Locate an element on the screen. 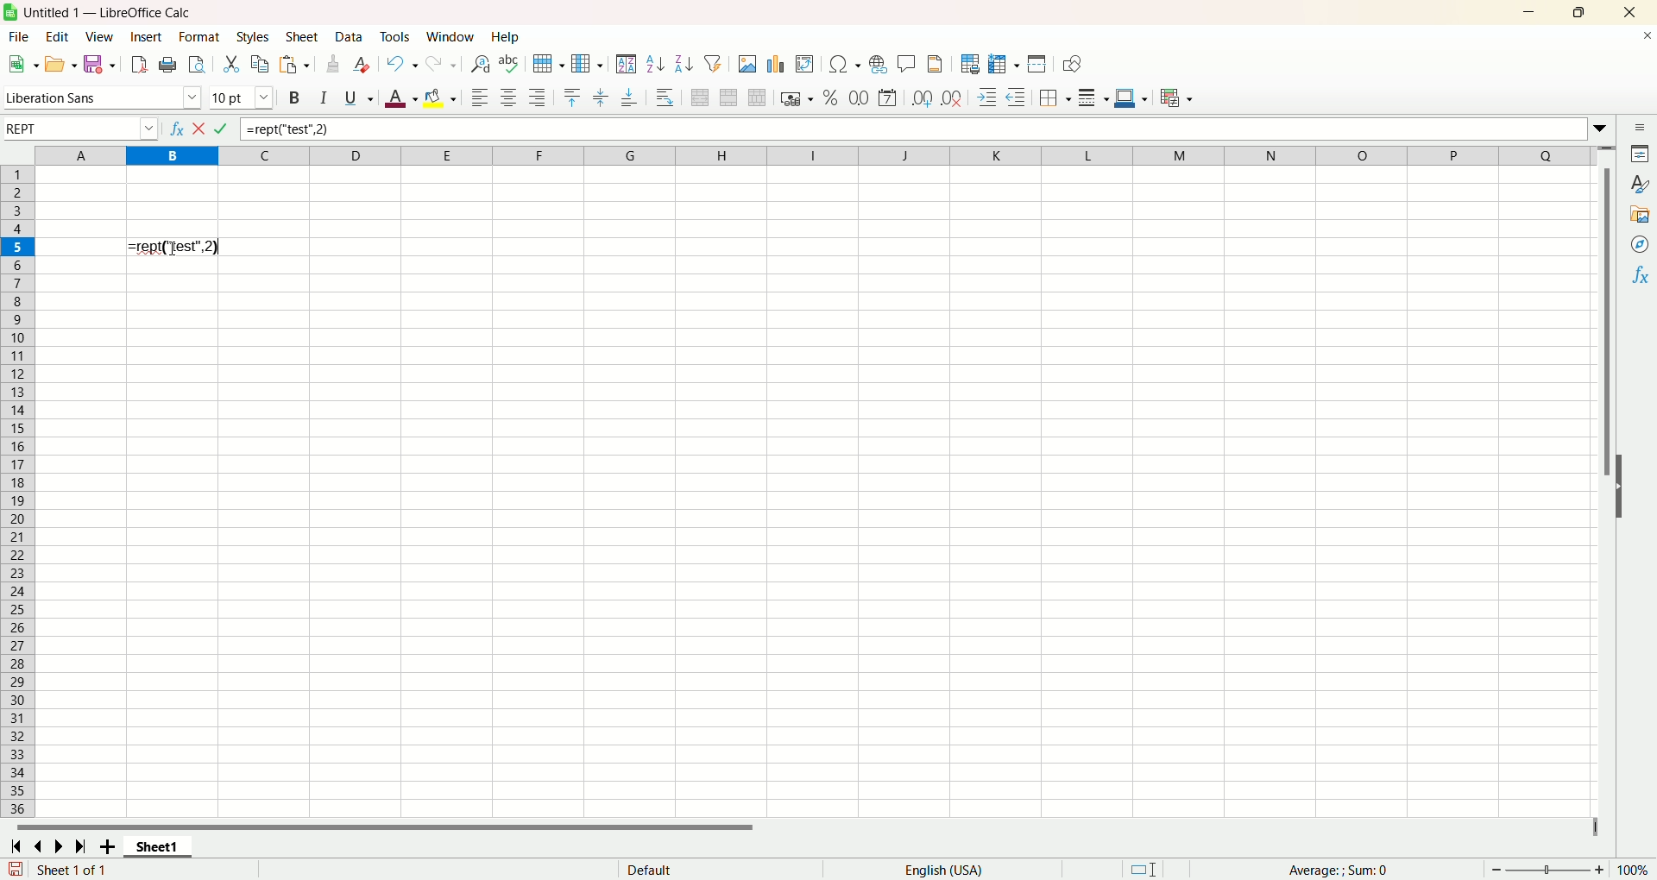 The height and width of the screenshot is (880, 1657). format as percent is located at coordinates (833, 97).